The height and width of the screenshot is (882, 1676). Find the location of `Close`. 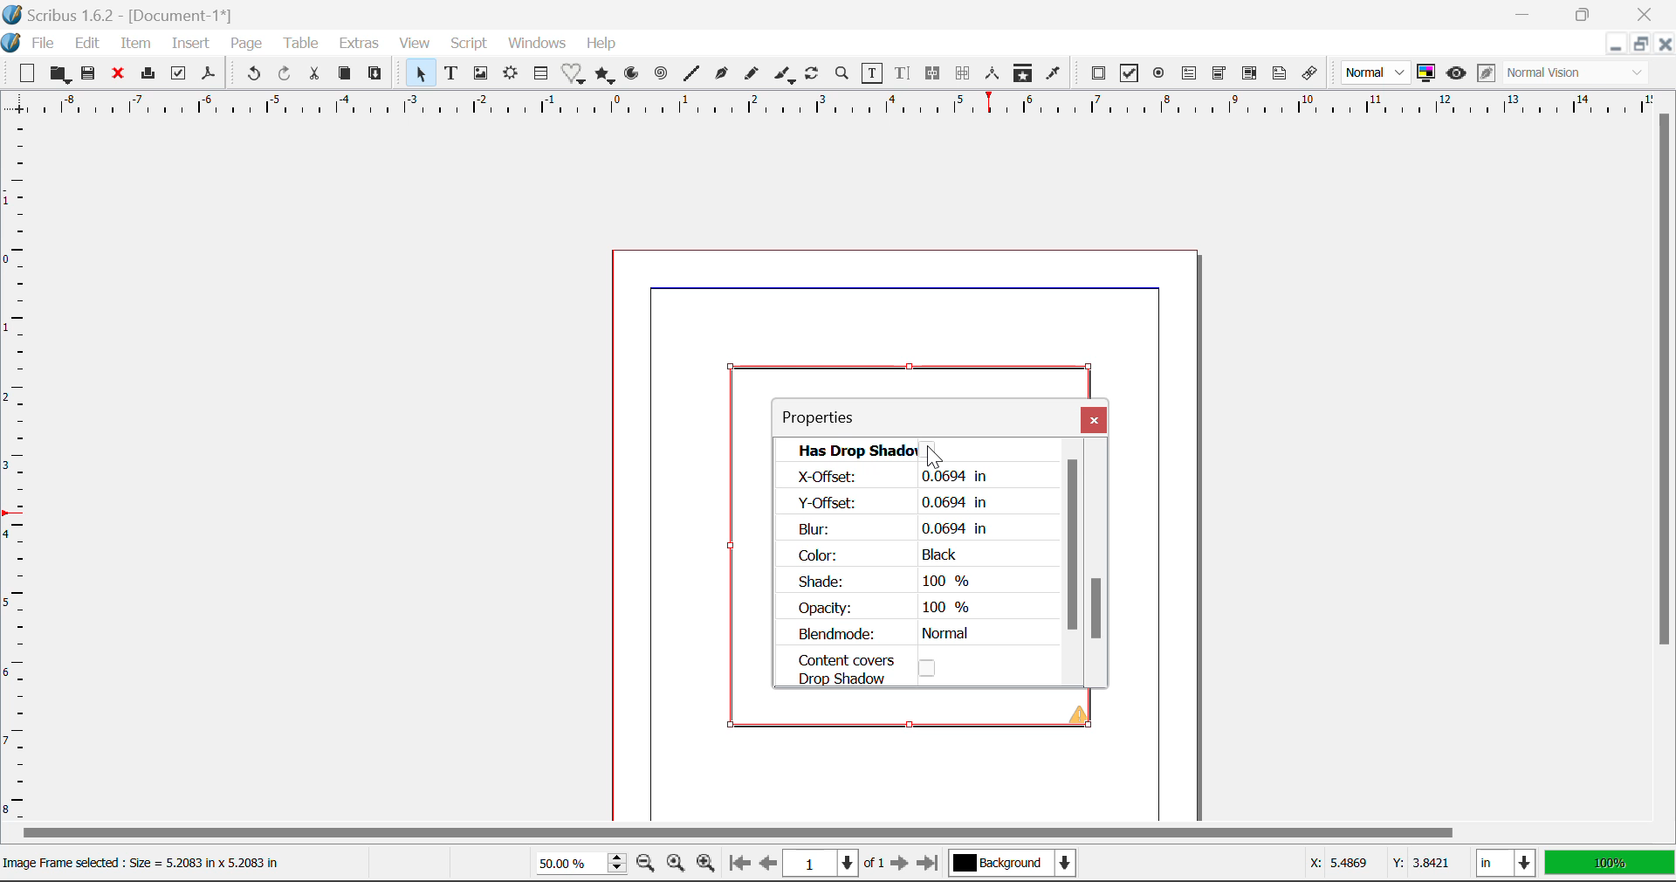

Close is located at coordinates (1645, 12).